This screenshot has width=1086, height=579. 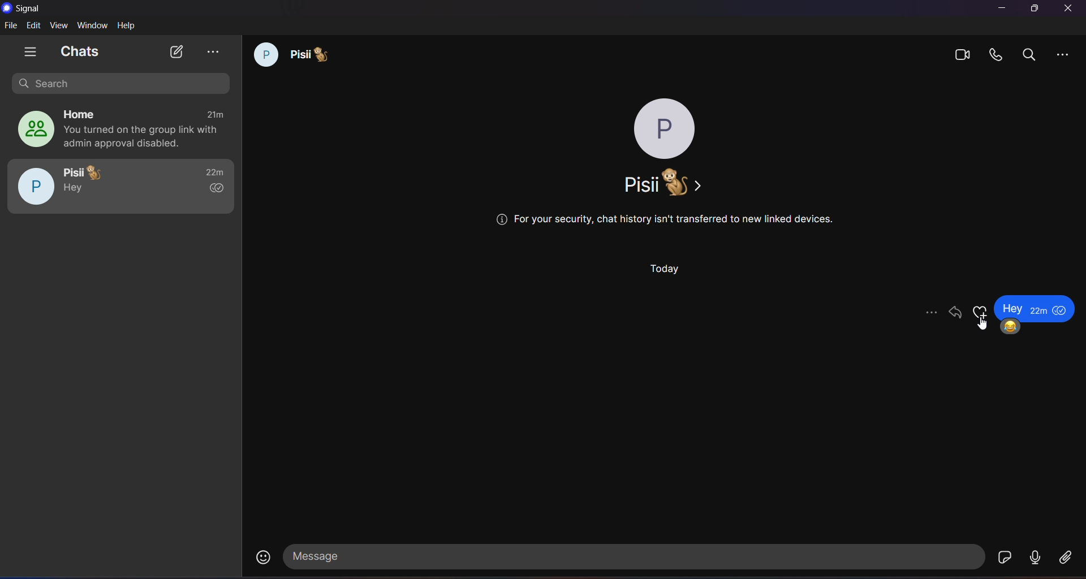 I want to click on help, so click(x=126, y=25).